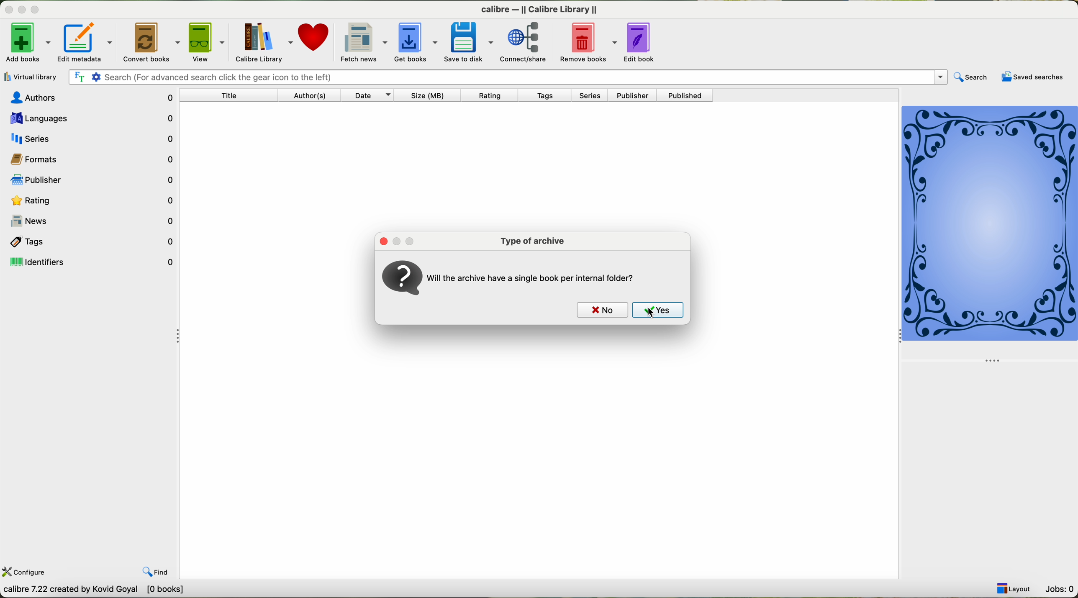 The image size is (1078, 598). What do you see at coordinates (660, 311) in the screenshot?
I see `yes` at bounding box center [660, 311].